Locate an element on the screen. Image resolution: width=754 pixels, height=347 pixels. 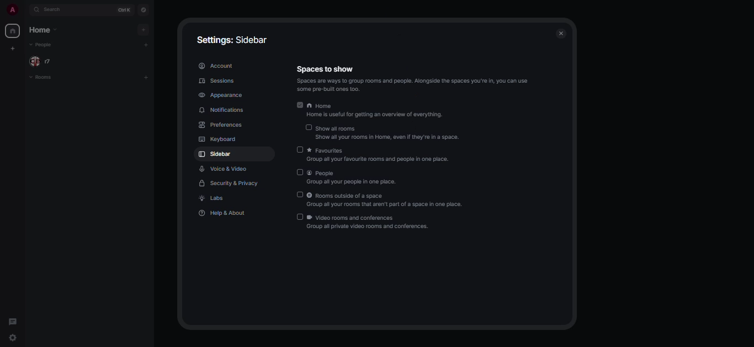
rooms outside of a space is located at coordinates (388, 200).